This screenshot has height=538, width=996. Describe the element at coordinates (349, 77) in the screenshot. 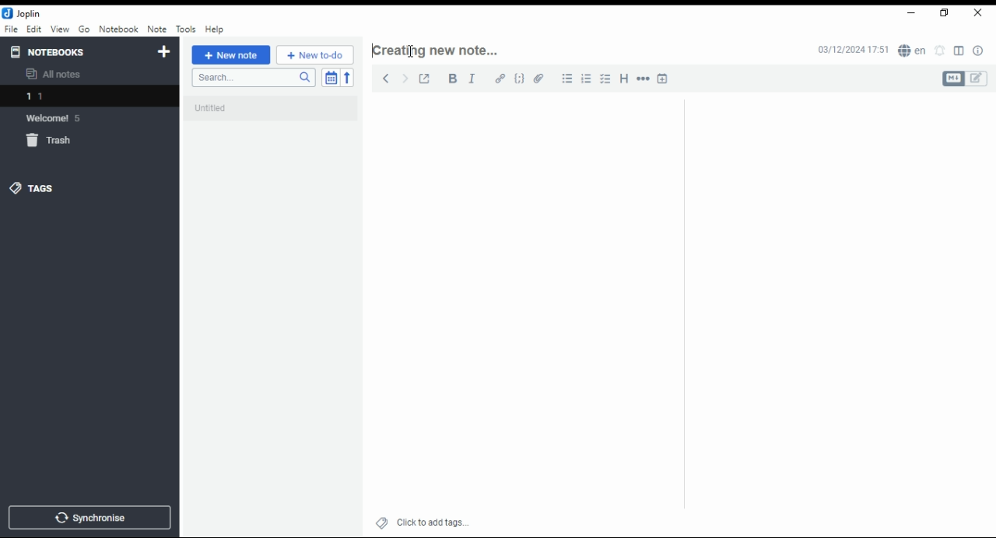

I see `reverse sort order` at that location.